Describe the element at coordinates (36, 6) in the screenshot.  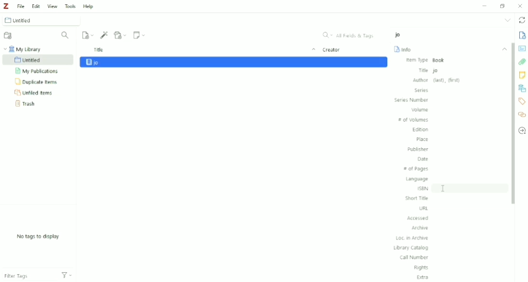
I see `Edit` at that location.